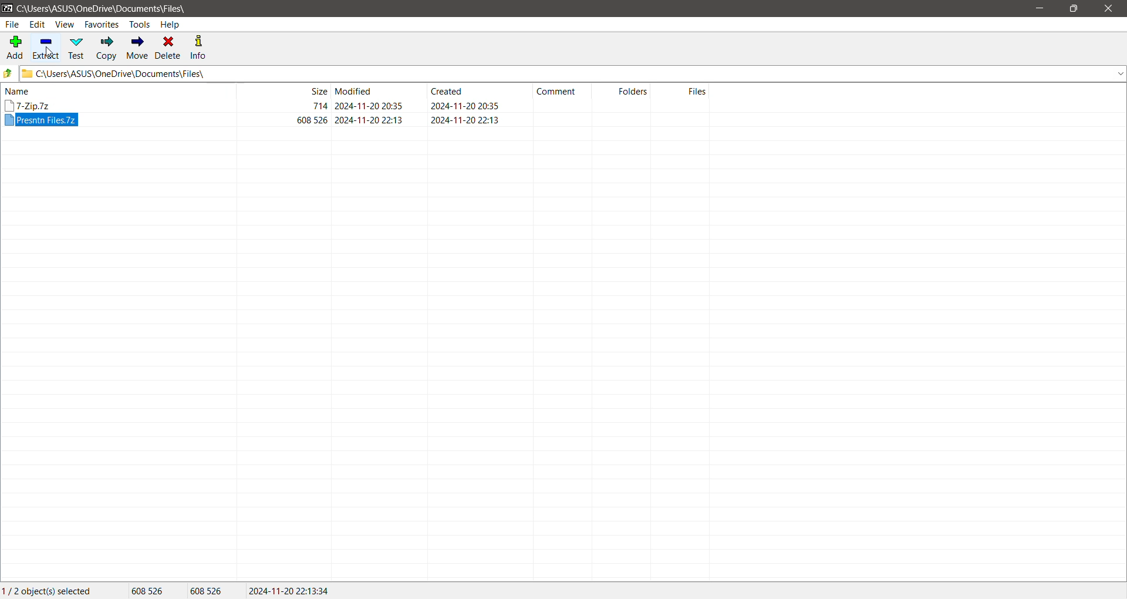 The image size is (1127, 599). What do you see at coordinates (78, 48) in the screenshot?
I see `Test` at bounding box center [78, 48].